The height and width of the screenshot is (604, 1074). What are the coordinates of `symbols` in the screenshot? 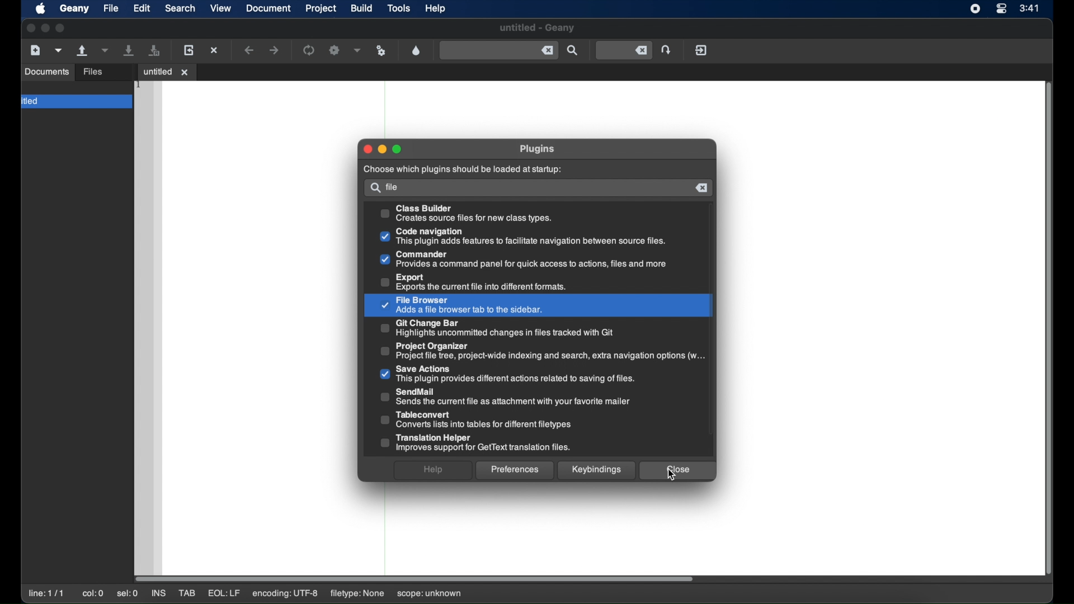 It's located at (37, 72).